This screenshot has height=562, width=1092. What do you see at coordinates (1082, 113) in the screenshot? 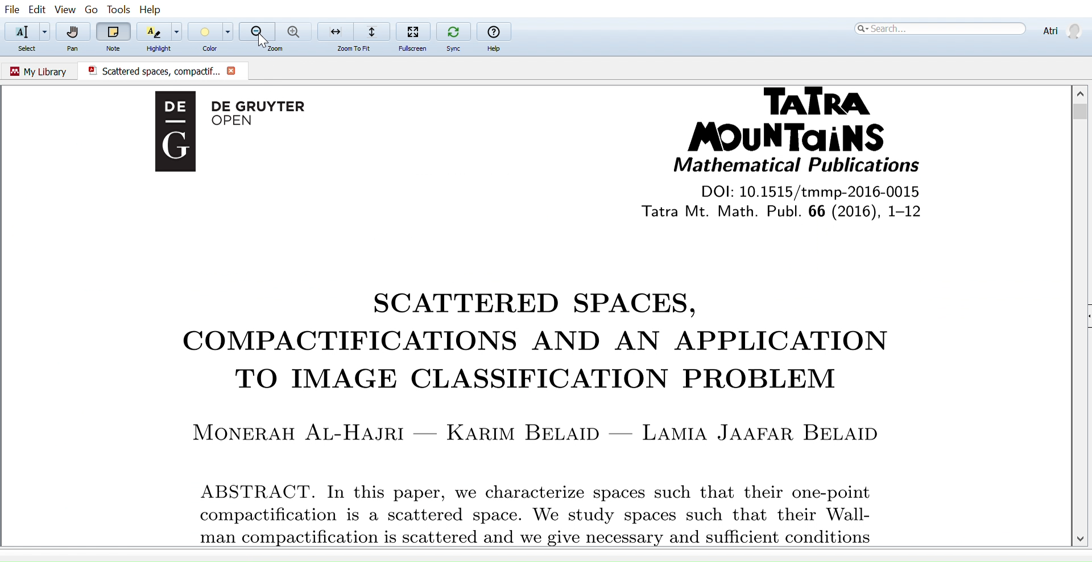
I see `Vertical scrollbar` at bounding box center [1082, 113].